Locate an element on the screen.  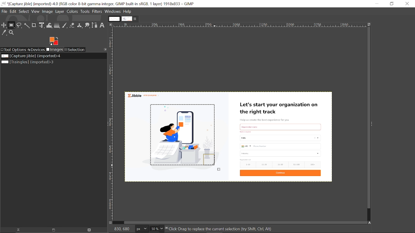
Selection is located at coordinates (76, 50).